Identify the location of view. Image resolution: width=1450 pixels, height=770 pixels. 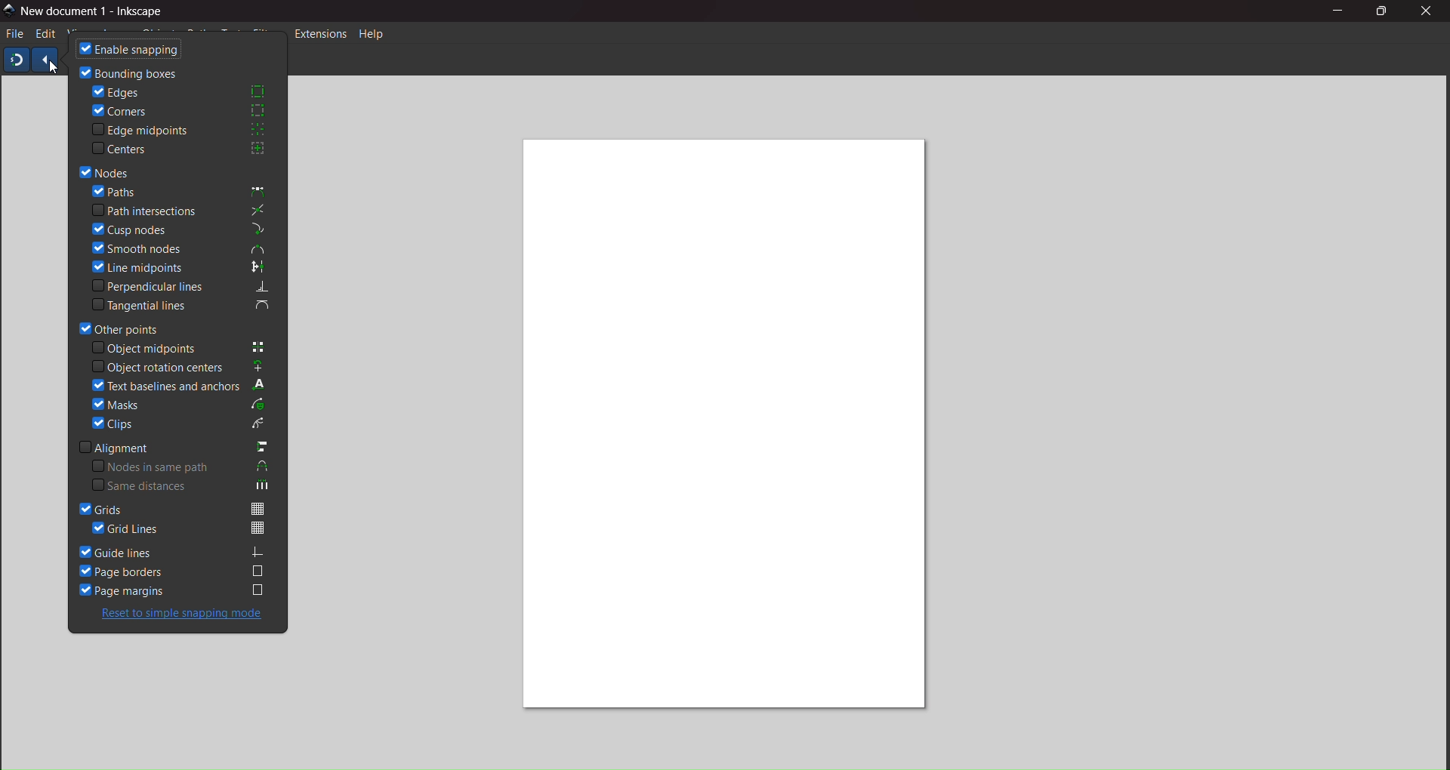
(77, 35).